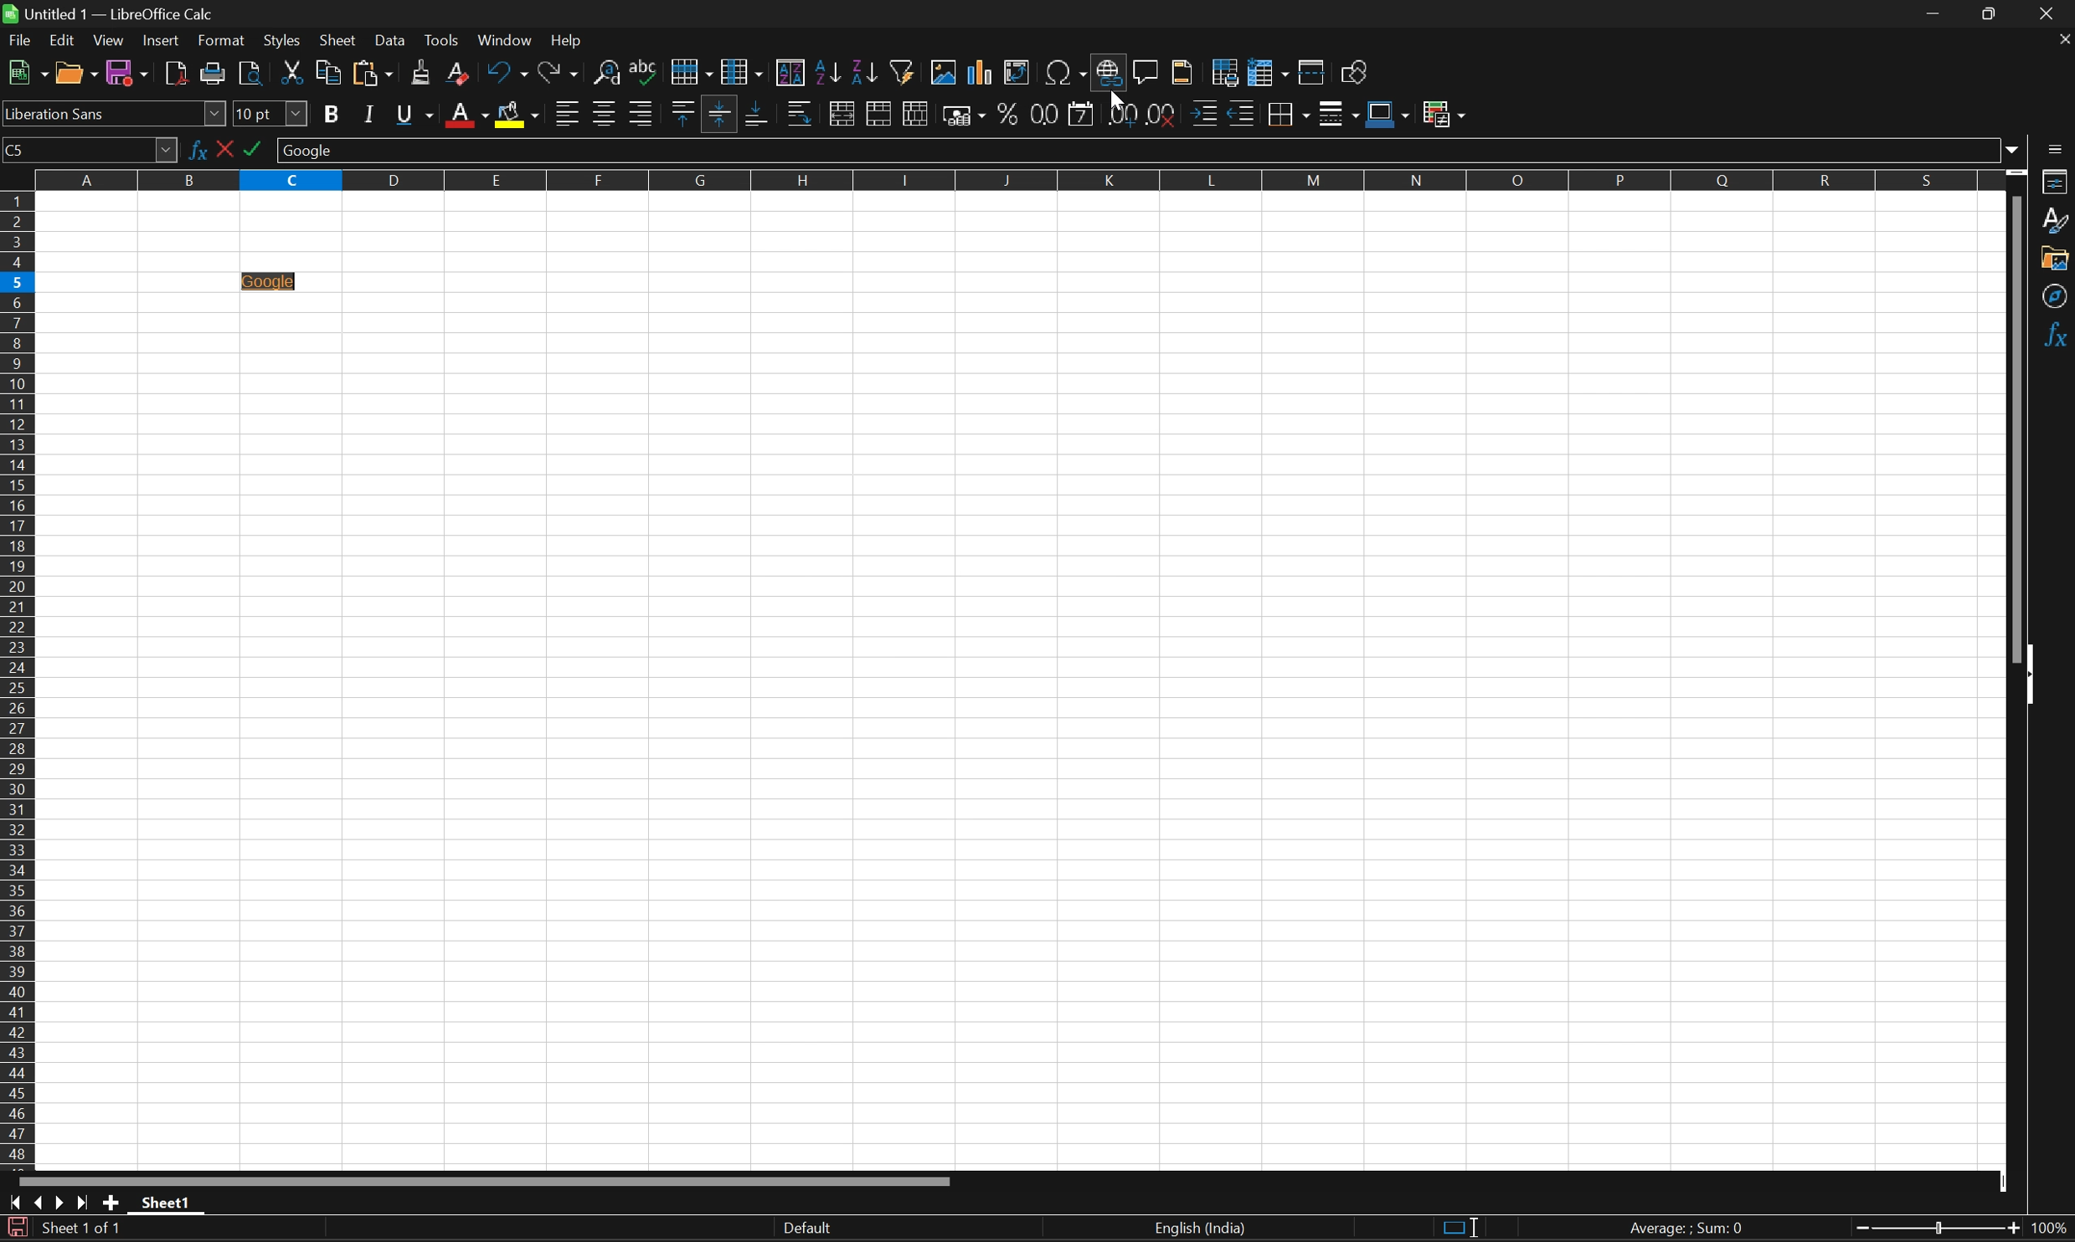  I want to click on Align bottom, so click(757, 112).